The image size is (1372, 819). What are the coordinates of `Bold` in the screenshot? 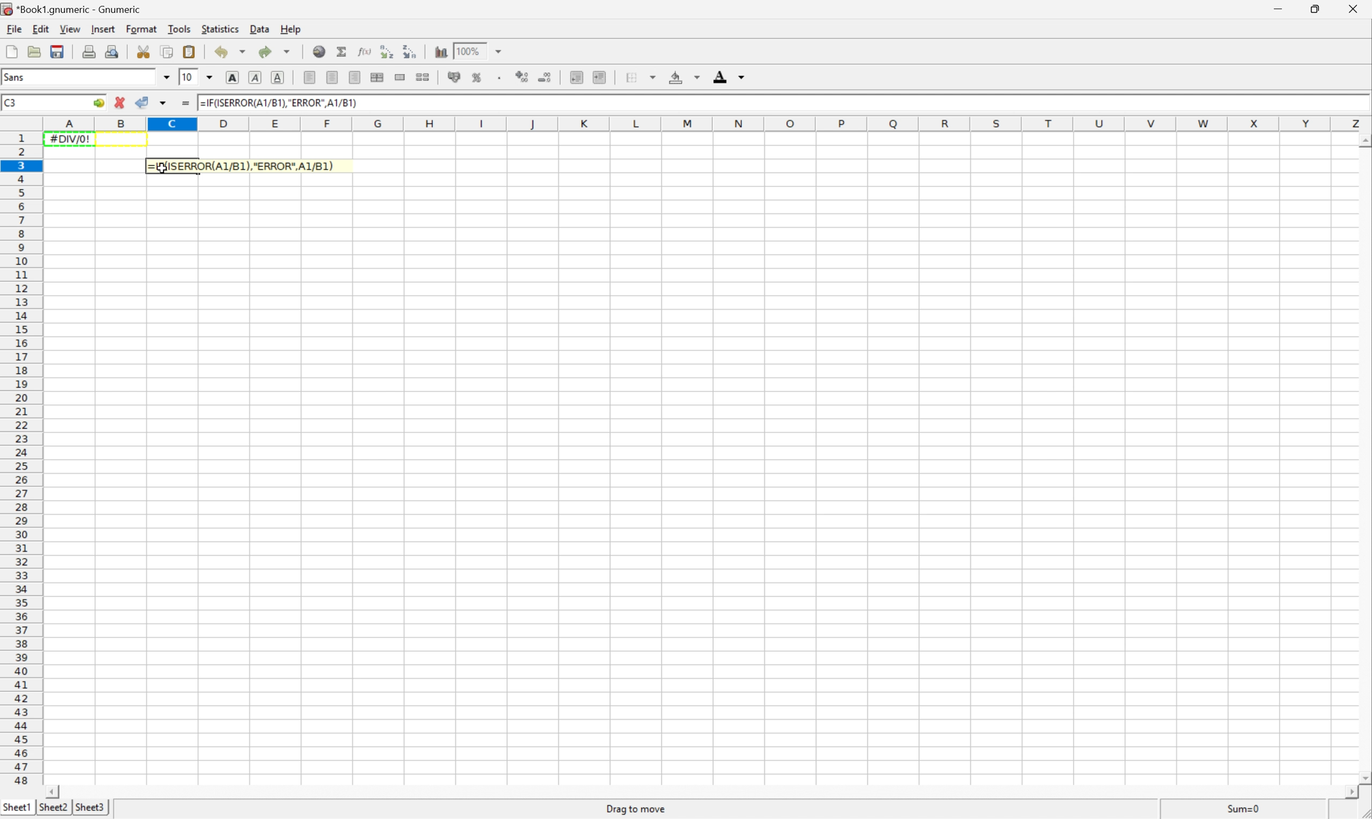 It's located at (232, 77).